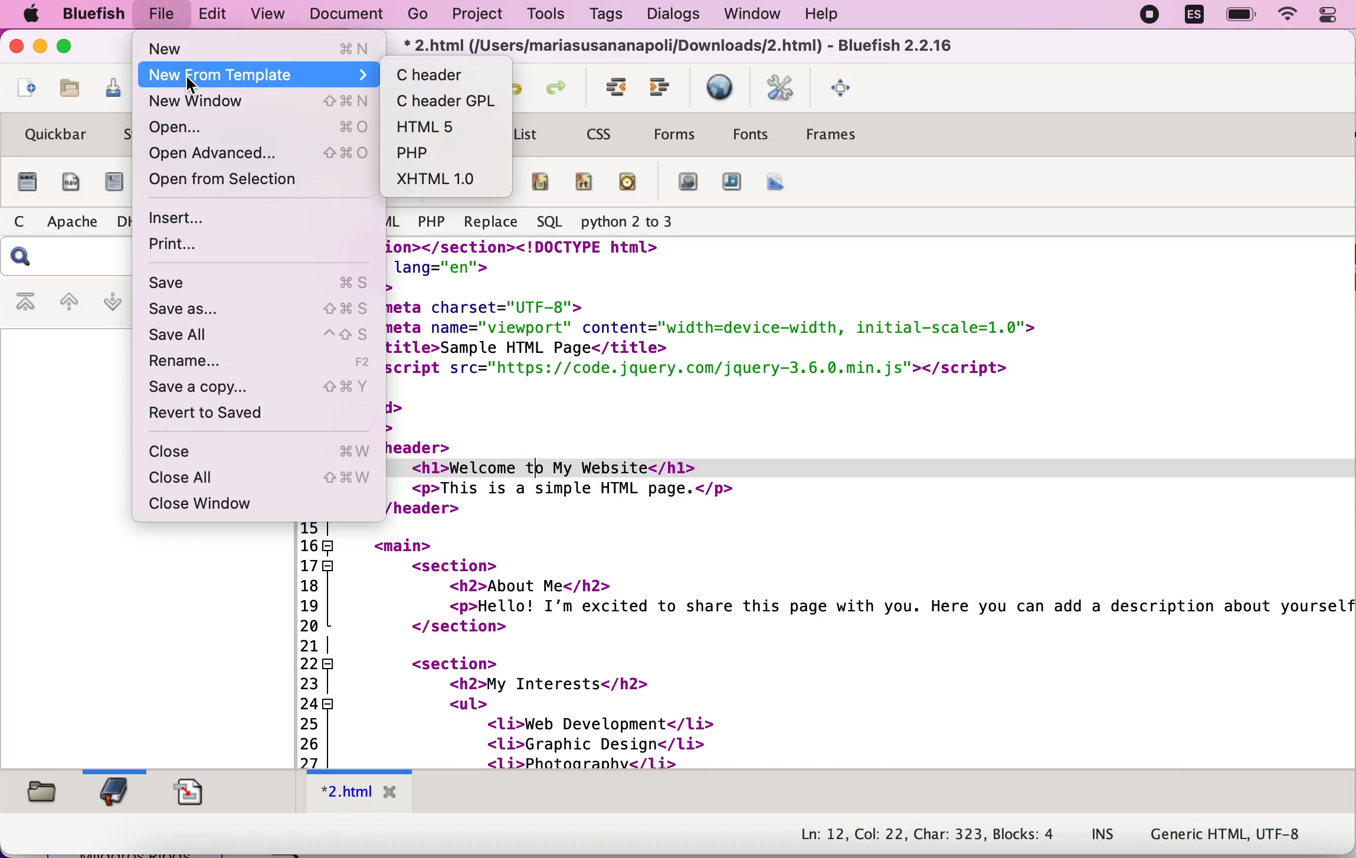 The height and width of the screenshot is (858, 1356). What do you see at coordinates (558, 86) in the screenshot?
I see `redo` at bounding box center [558, 86].